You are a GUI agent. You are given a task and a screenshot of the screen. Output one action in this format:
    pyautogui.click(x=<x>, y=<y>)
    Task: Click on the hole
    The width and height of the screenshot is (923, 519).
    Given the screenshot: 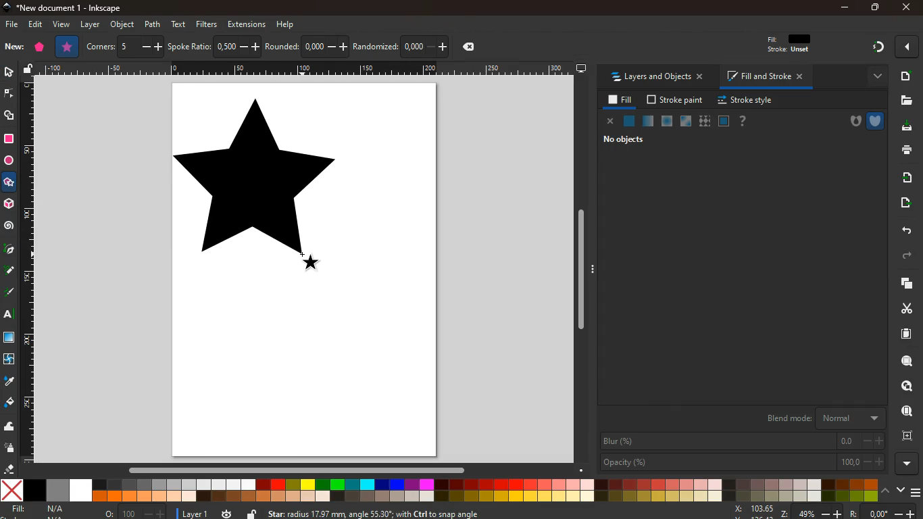 What is the action you would take?
    pyautogui.click(x=851, y=122)
    